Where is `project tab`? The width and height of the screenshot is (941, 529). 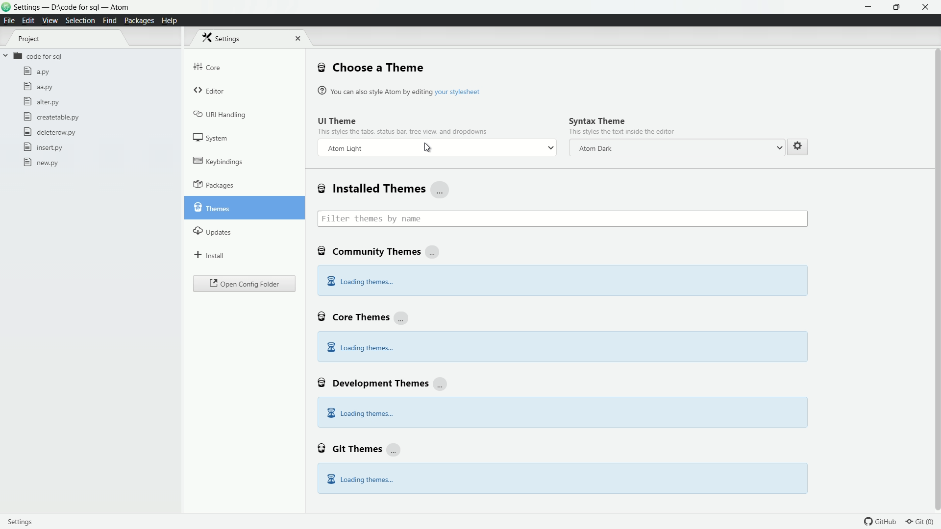
project tab is located at coordinates (29, 39).